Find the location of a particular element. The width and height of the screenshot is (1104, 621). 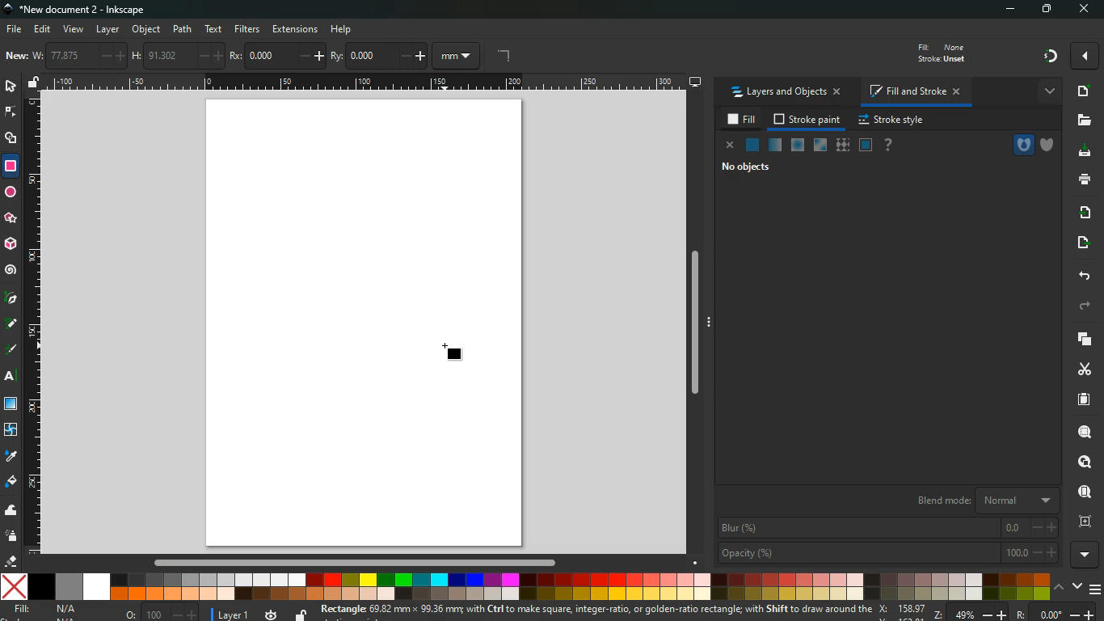

fill is located at coordinates (951, 52).